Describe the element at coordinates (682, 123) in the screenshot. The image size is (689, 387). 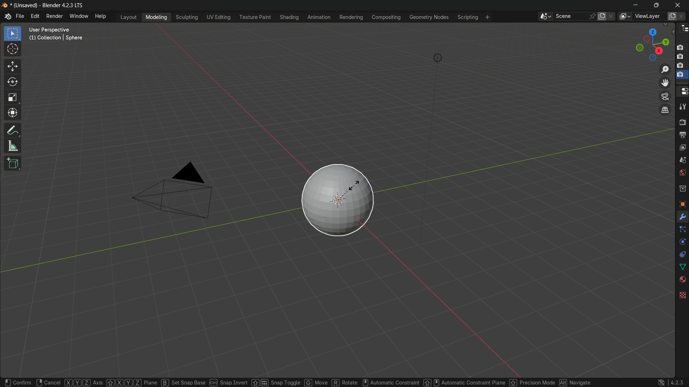
I see `render` at that location.